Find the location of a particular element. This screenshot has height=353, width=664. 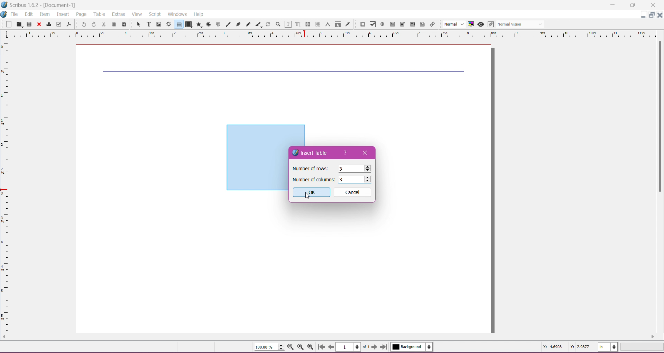

Text Frame is located at coordinates (147, 24).